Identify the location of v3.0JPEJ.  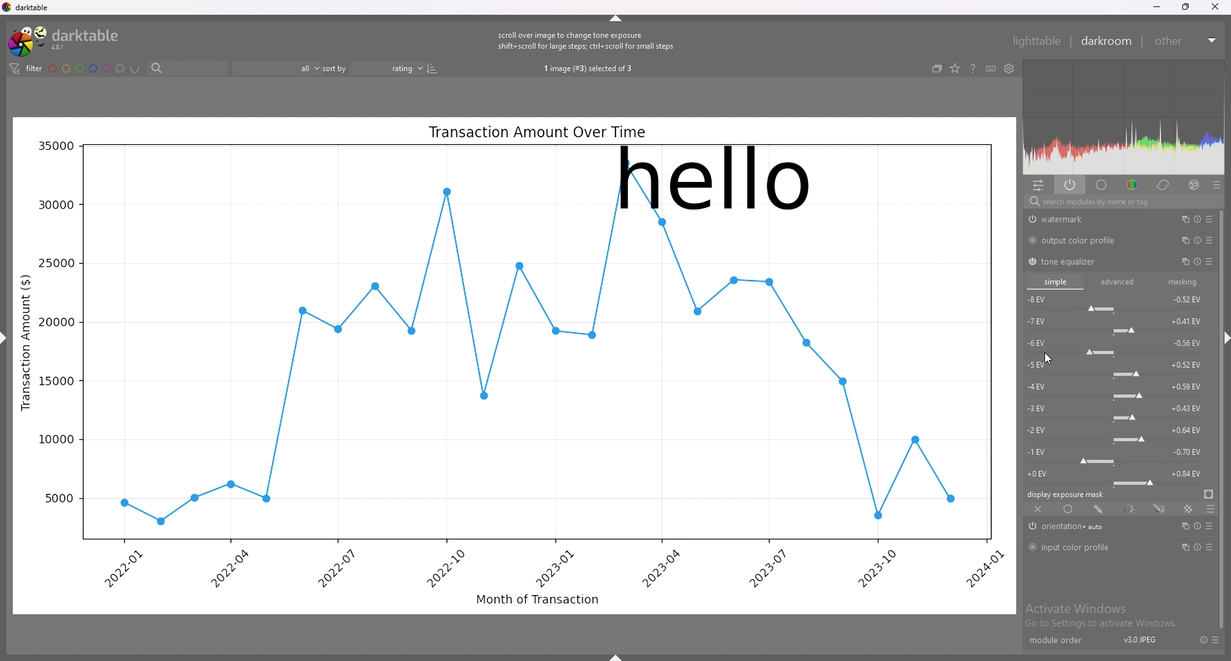
(1137, 640).